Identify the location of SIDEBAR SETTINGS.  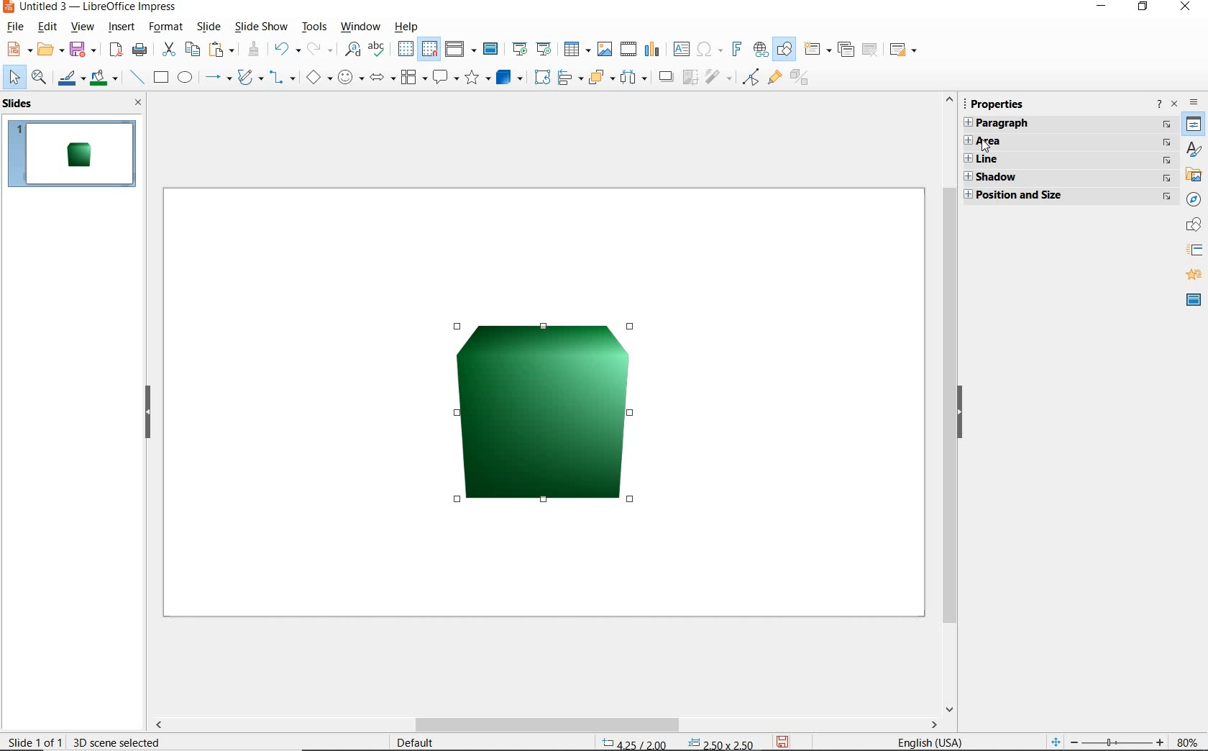
(1194, 102).